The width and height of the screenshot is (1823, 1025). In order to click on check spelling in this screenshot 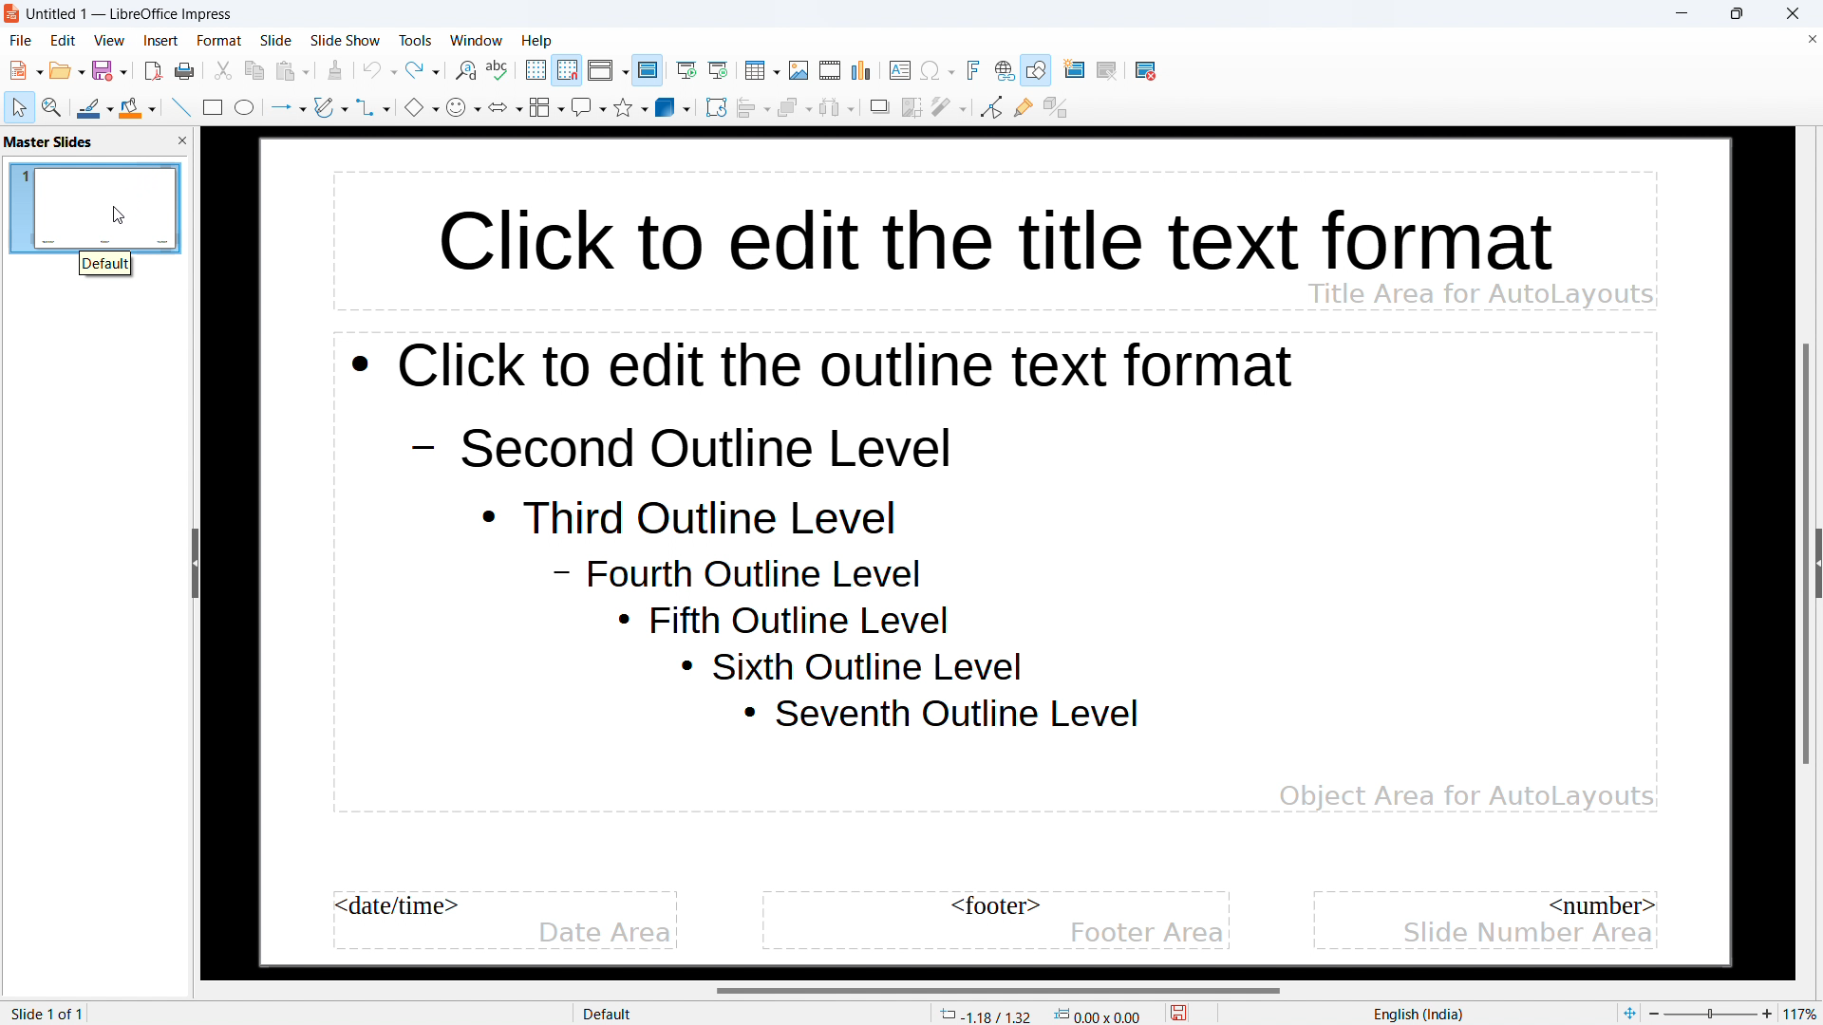, I will do `click(500, 71)`.